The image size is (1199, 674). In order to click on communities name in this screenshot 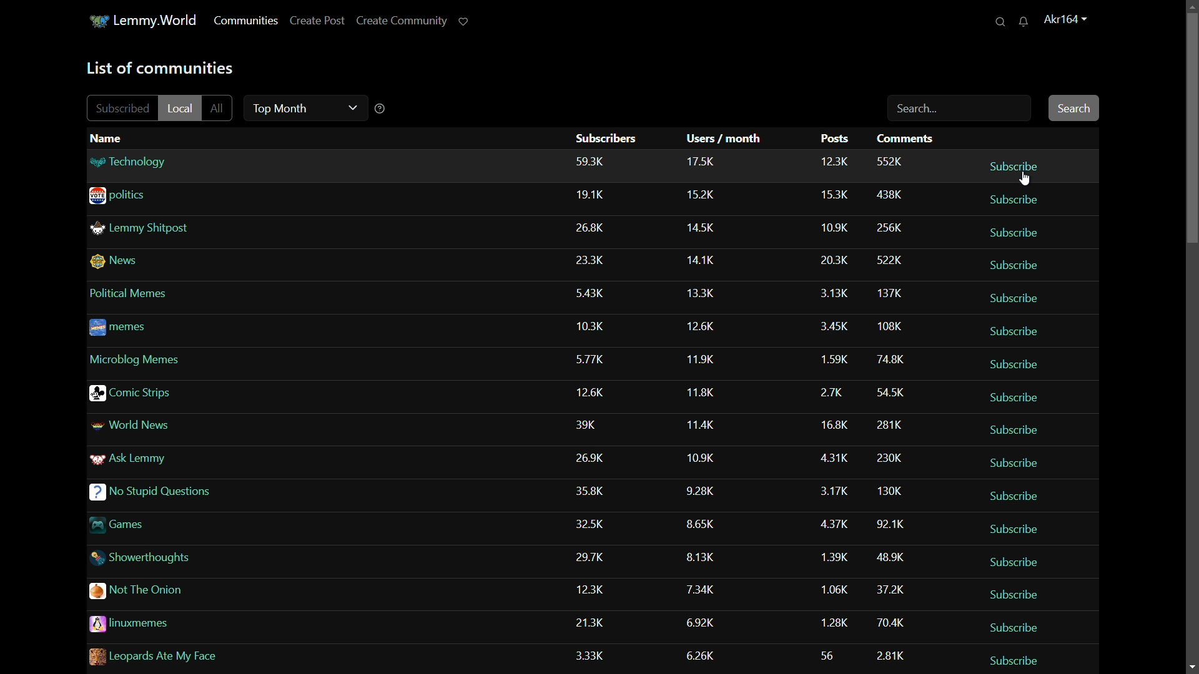, I will do `click(200, 427)`.